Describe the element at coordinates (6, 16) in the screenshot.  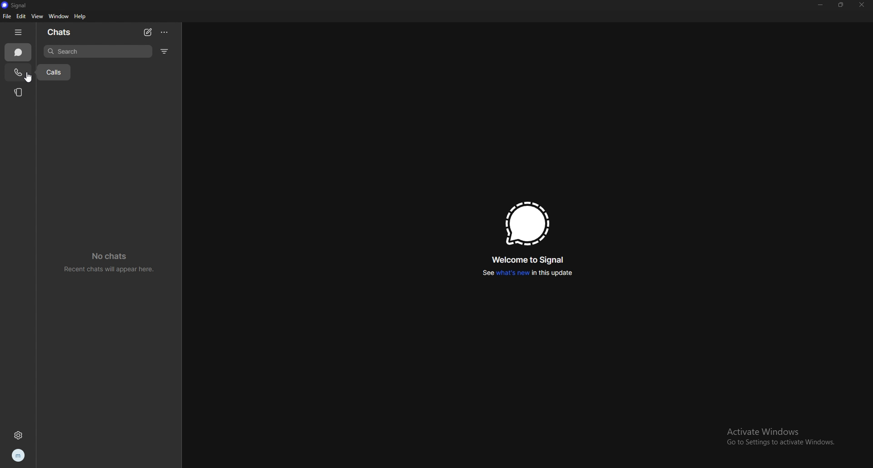
I see `file` at that location.